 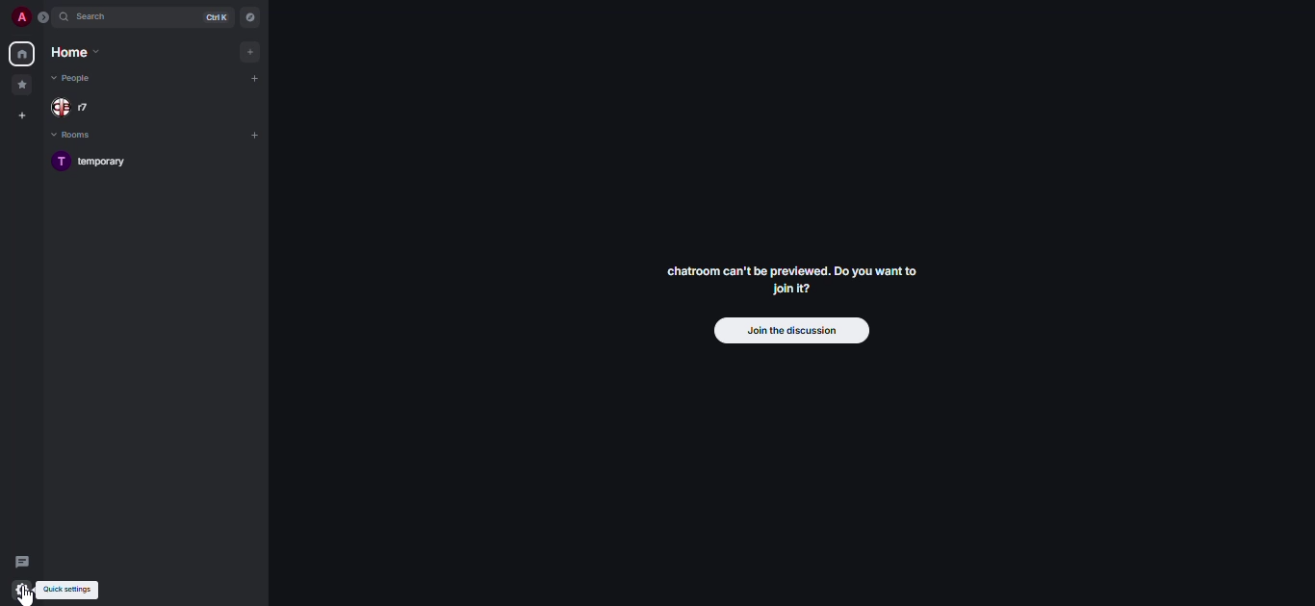 I want to click on expand, so click(x=40, y=17).